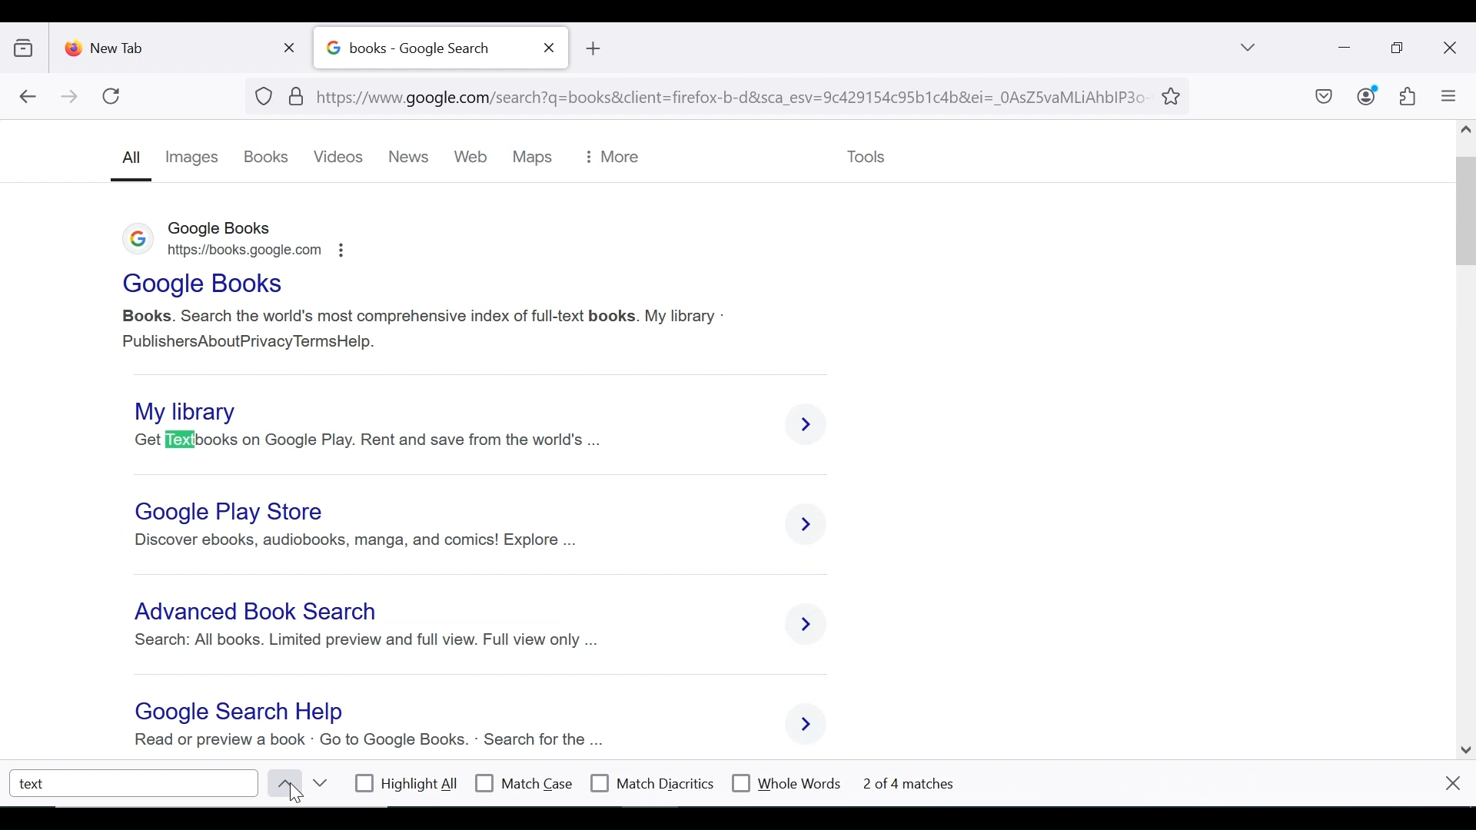 Image resolution: width=1476 pixels, height=830 pixels. I want to click on refresh, so click(112, 96).